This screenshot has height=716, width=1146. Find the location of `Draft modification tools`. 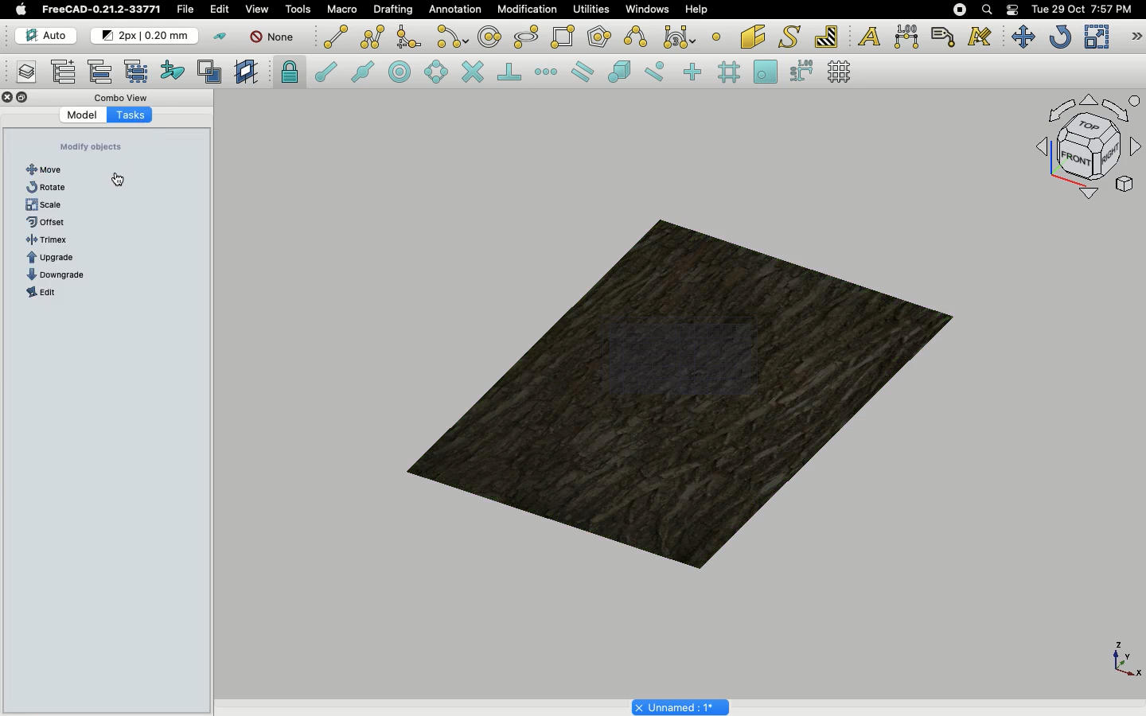

Draft modification tools is located at coordinates (1136, 38).